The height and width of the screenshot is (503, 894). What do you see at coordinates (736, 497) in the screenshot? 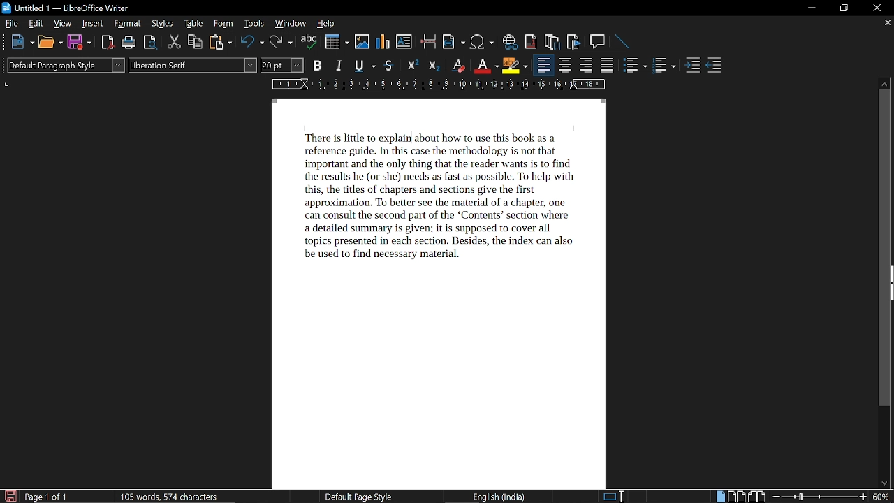
I see `multiple page view` at bounding box center [736, 497].